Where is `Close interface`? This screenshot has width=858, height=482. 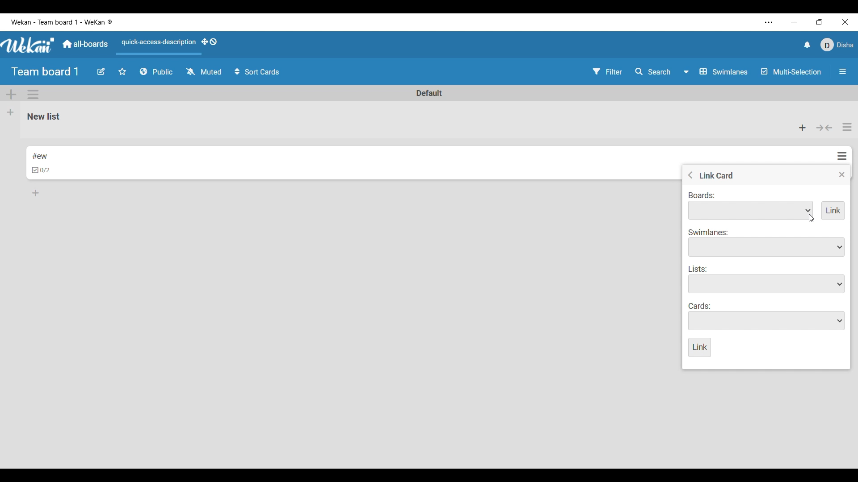
Close interface is located at coordinates (845, 22).